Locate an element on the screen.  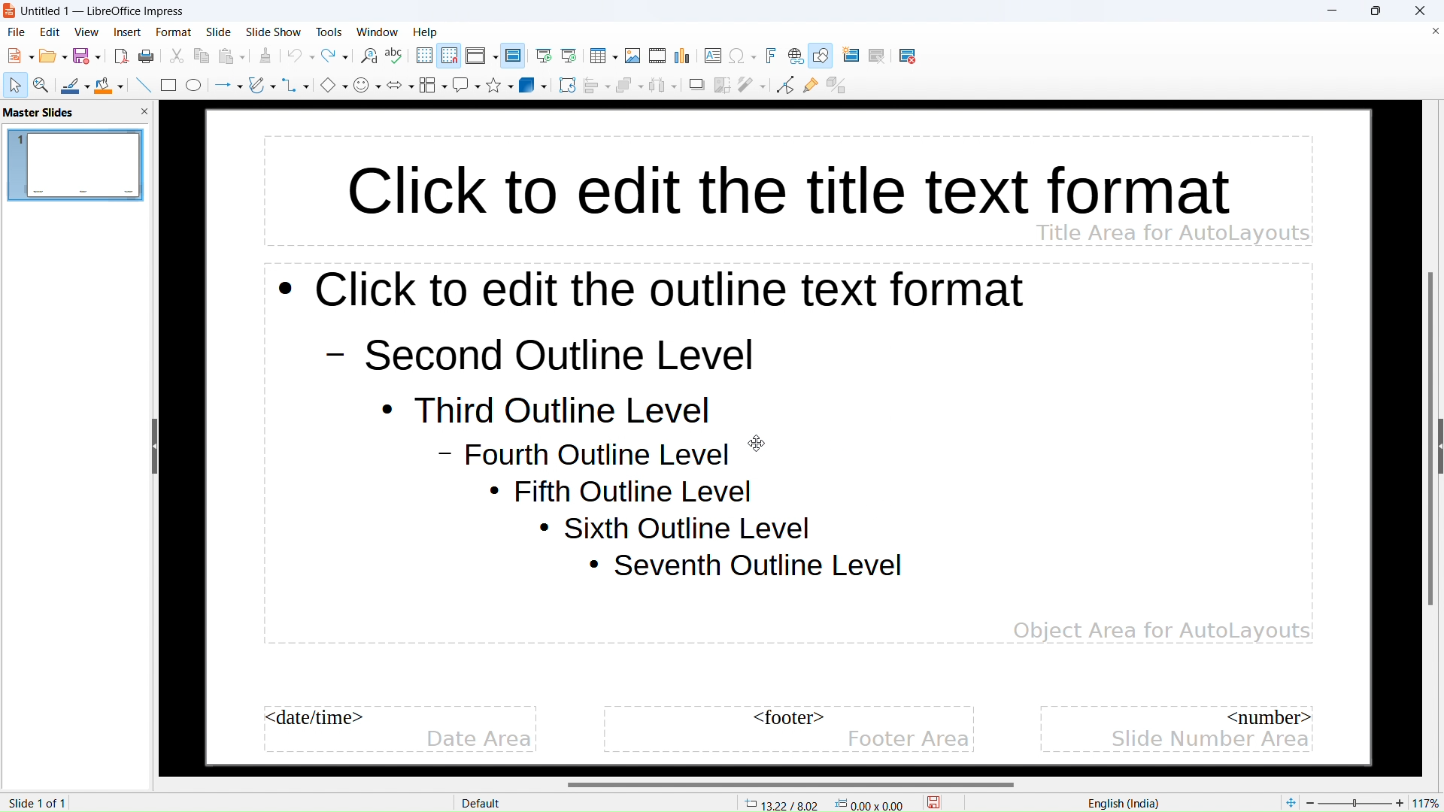
cut is located at coordinates (177, 56).